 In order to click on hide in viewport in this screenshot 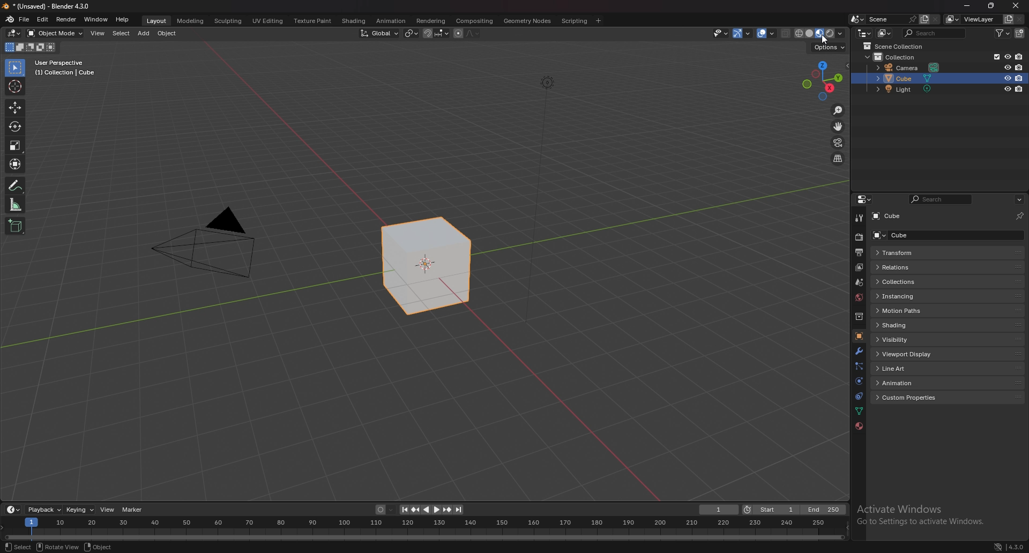, I will do `click(1006, 56)`.